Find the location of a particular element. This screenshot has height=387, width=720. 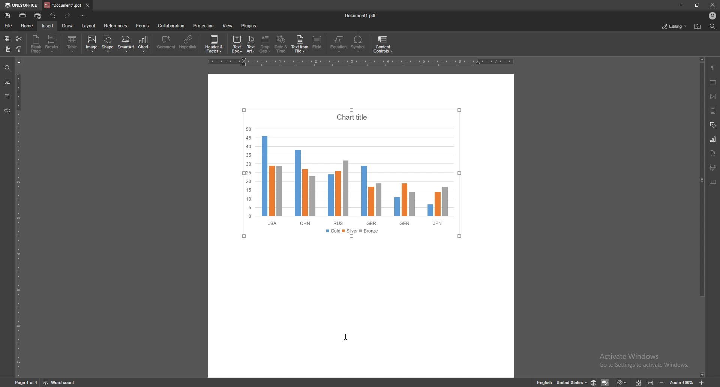

copy style is located at coordinates (18, 49).